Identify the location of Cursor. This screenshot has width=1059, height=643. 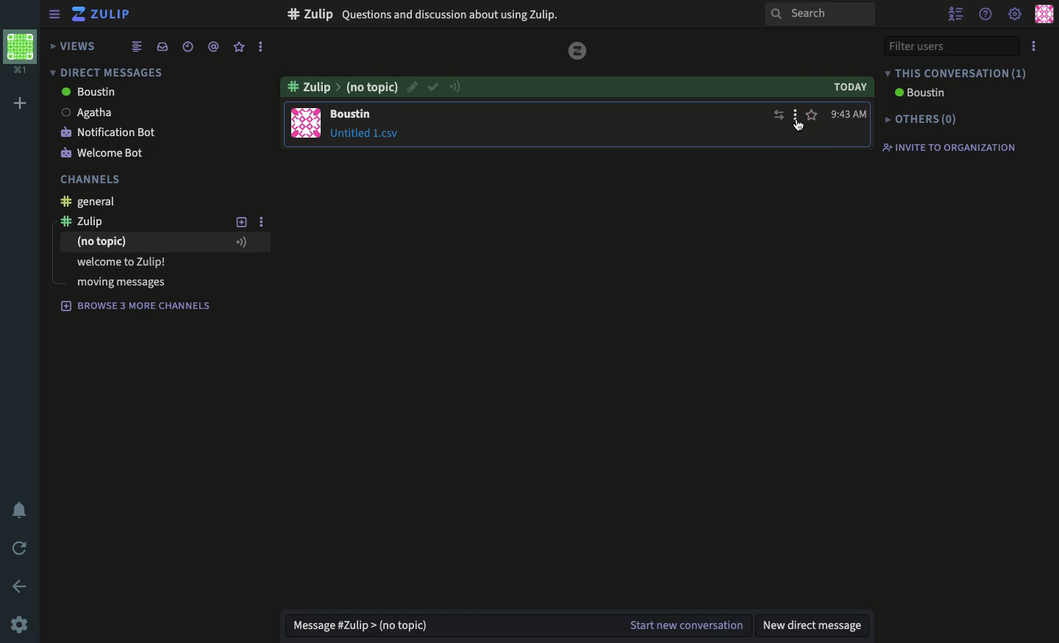
(802, 126).